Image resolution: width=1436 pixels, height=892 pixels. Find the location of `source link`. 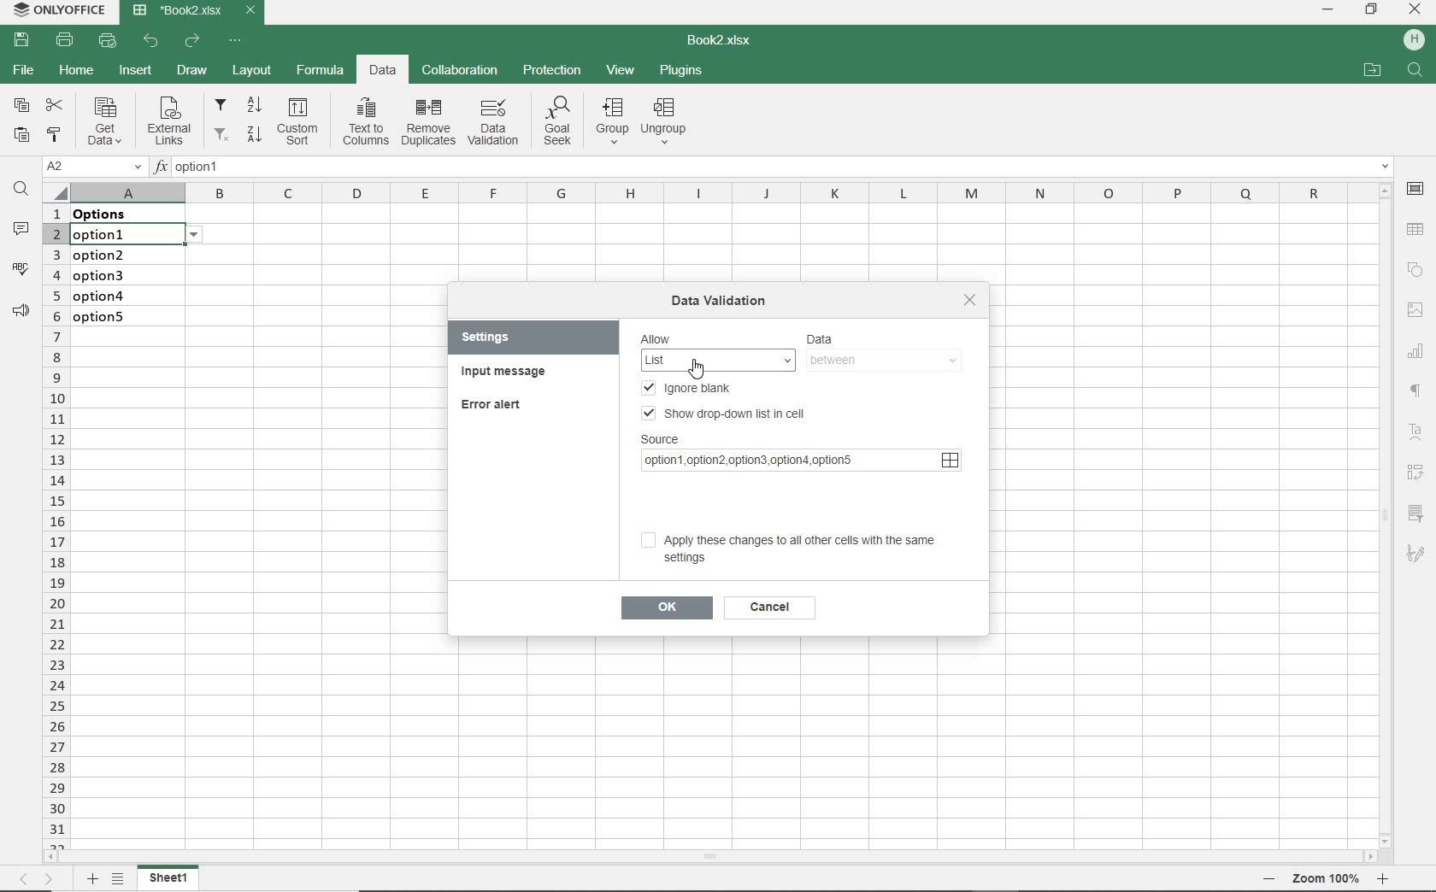

source link is located at coordinates (801, 460).